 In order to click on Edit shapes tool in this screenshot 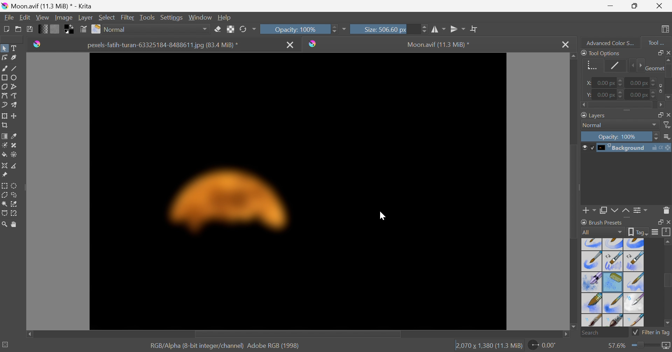, I will do `click(4, 57)`.